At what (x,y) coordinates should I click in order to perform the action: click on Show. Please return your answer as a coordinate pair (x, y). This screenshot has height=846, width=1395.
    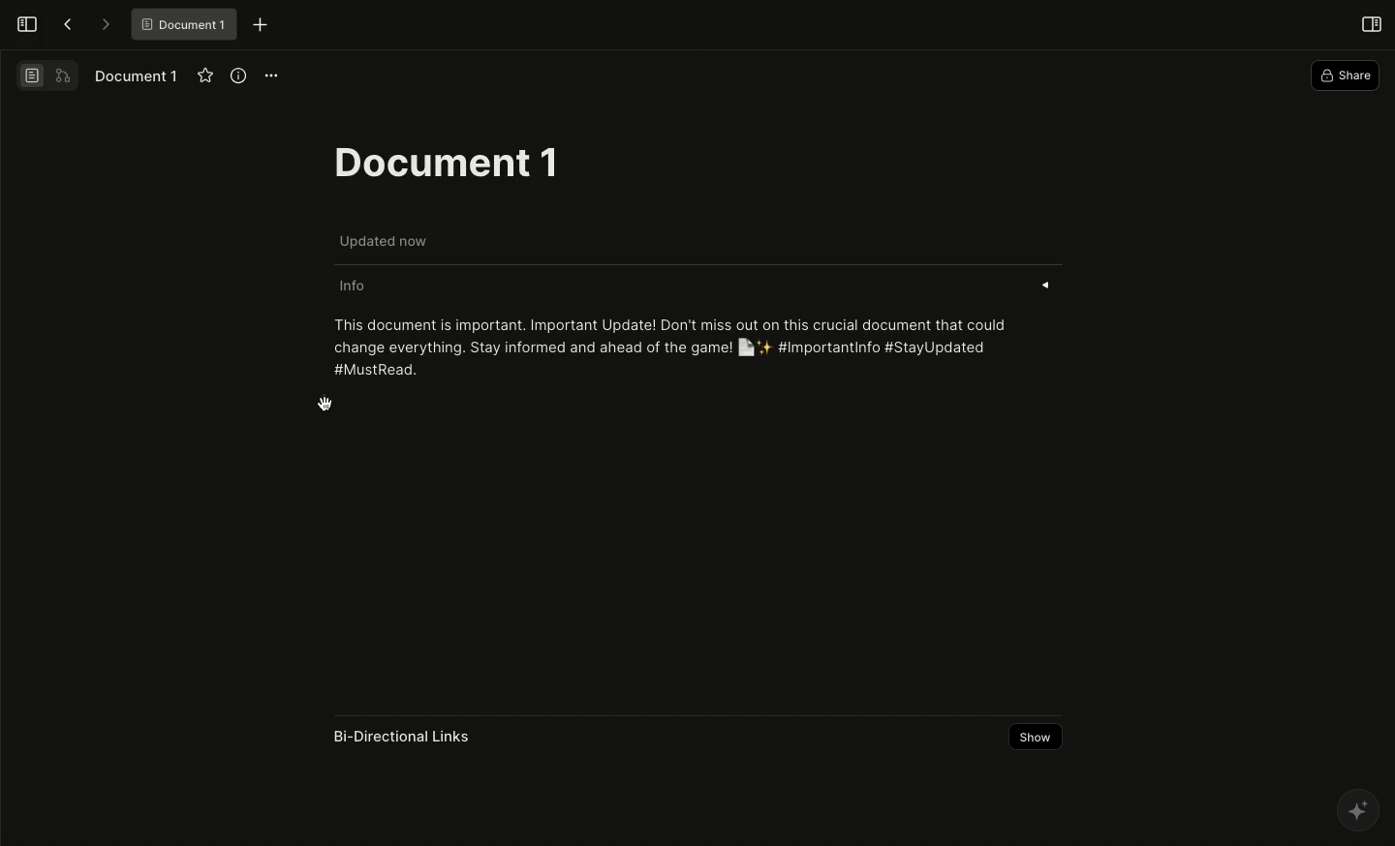
    Looking at the image, I should click on (1038, 737).